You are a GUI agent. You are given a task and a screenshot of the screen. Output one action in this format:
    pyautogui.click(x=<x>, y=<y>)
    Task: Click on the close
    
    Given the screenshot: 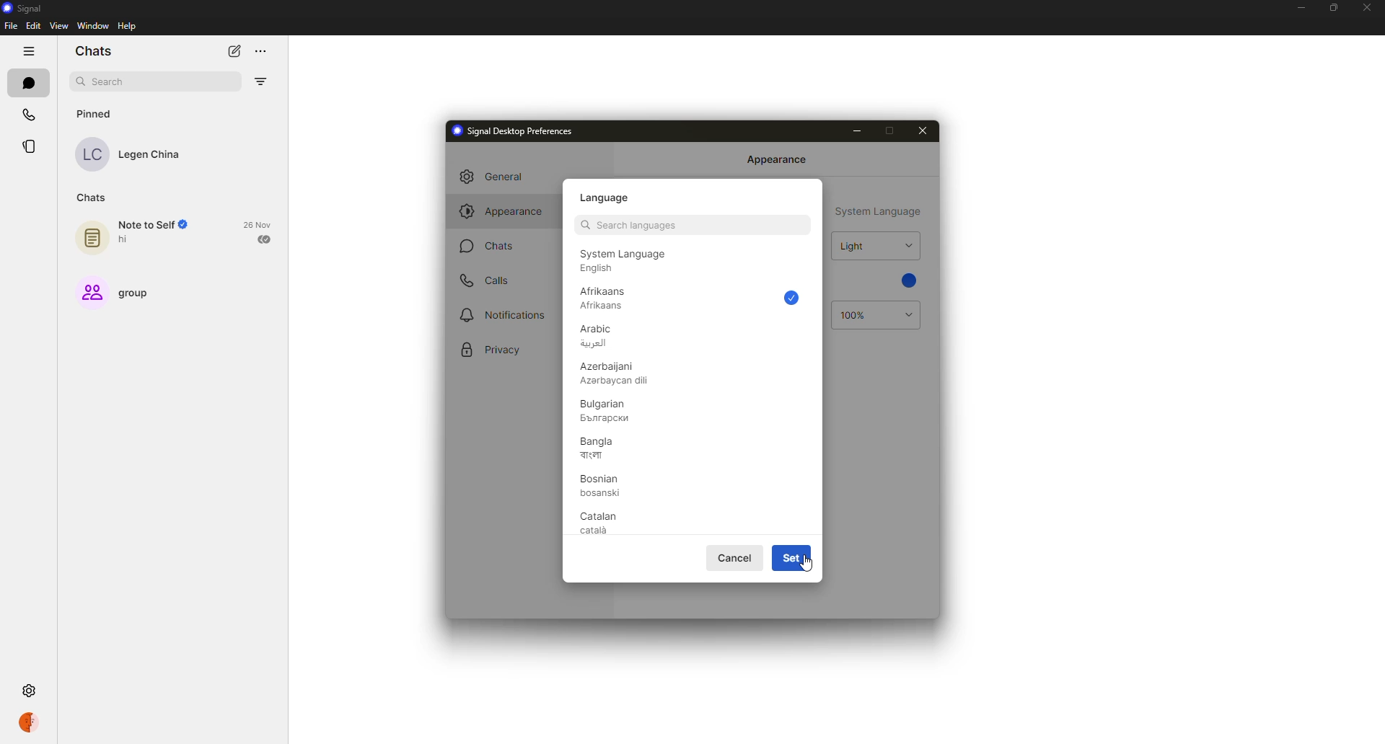 What is the action you would take?
    pyautogui.click(x=1368, y=6)
    